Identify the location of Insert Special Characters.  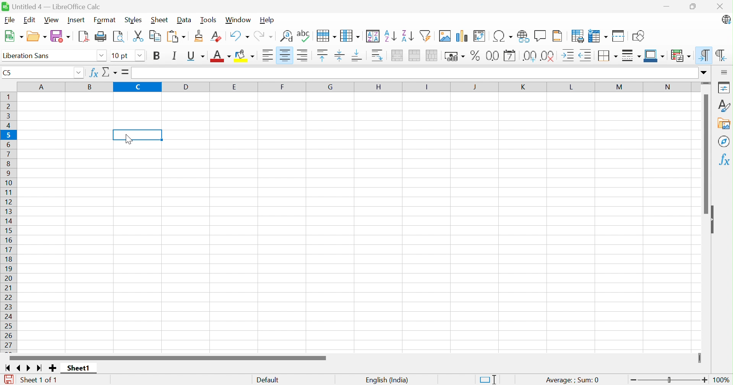
(502, 36).